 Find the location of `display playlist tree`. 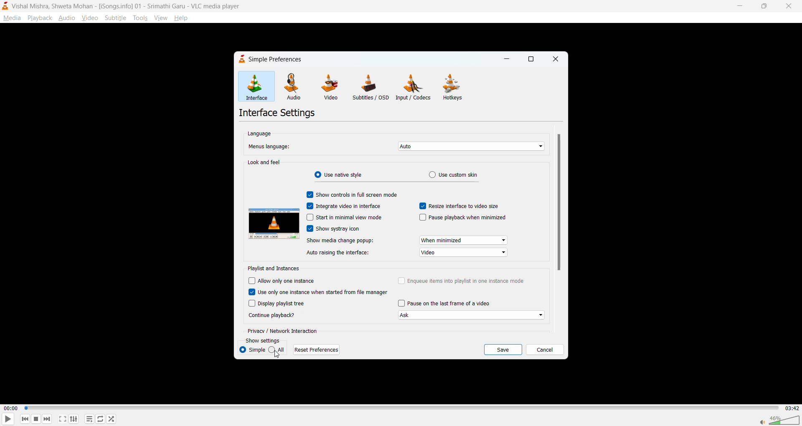

display playlist tree is located at coordinates (283, 303).